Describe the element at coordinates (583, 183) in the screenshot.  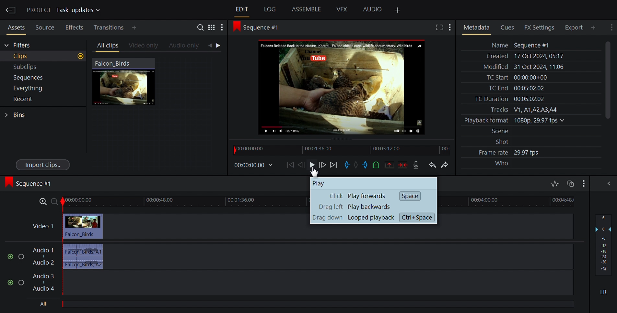
I see `Show settings menu` at that location.